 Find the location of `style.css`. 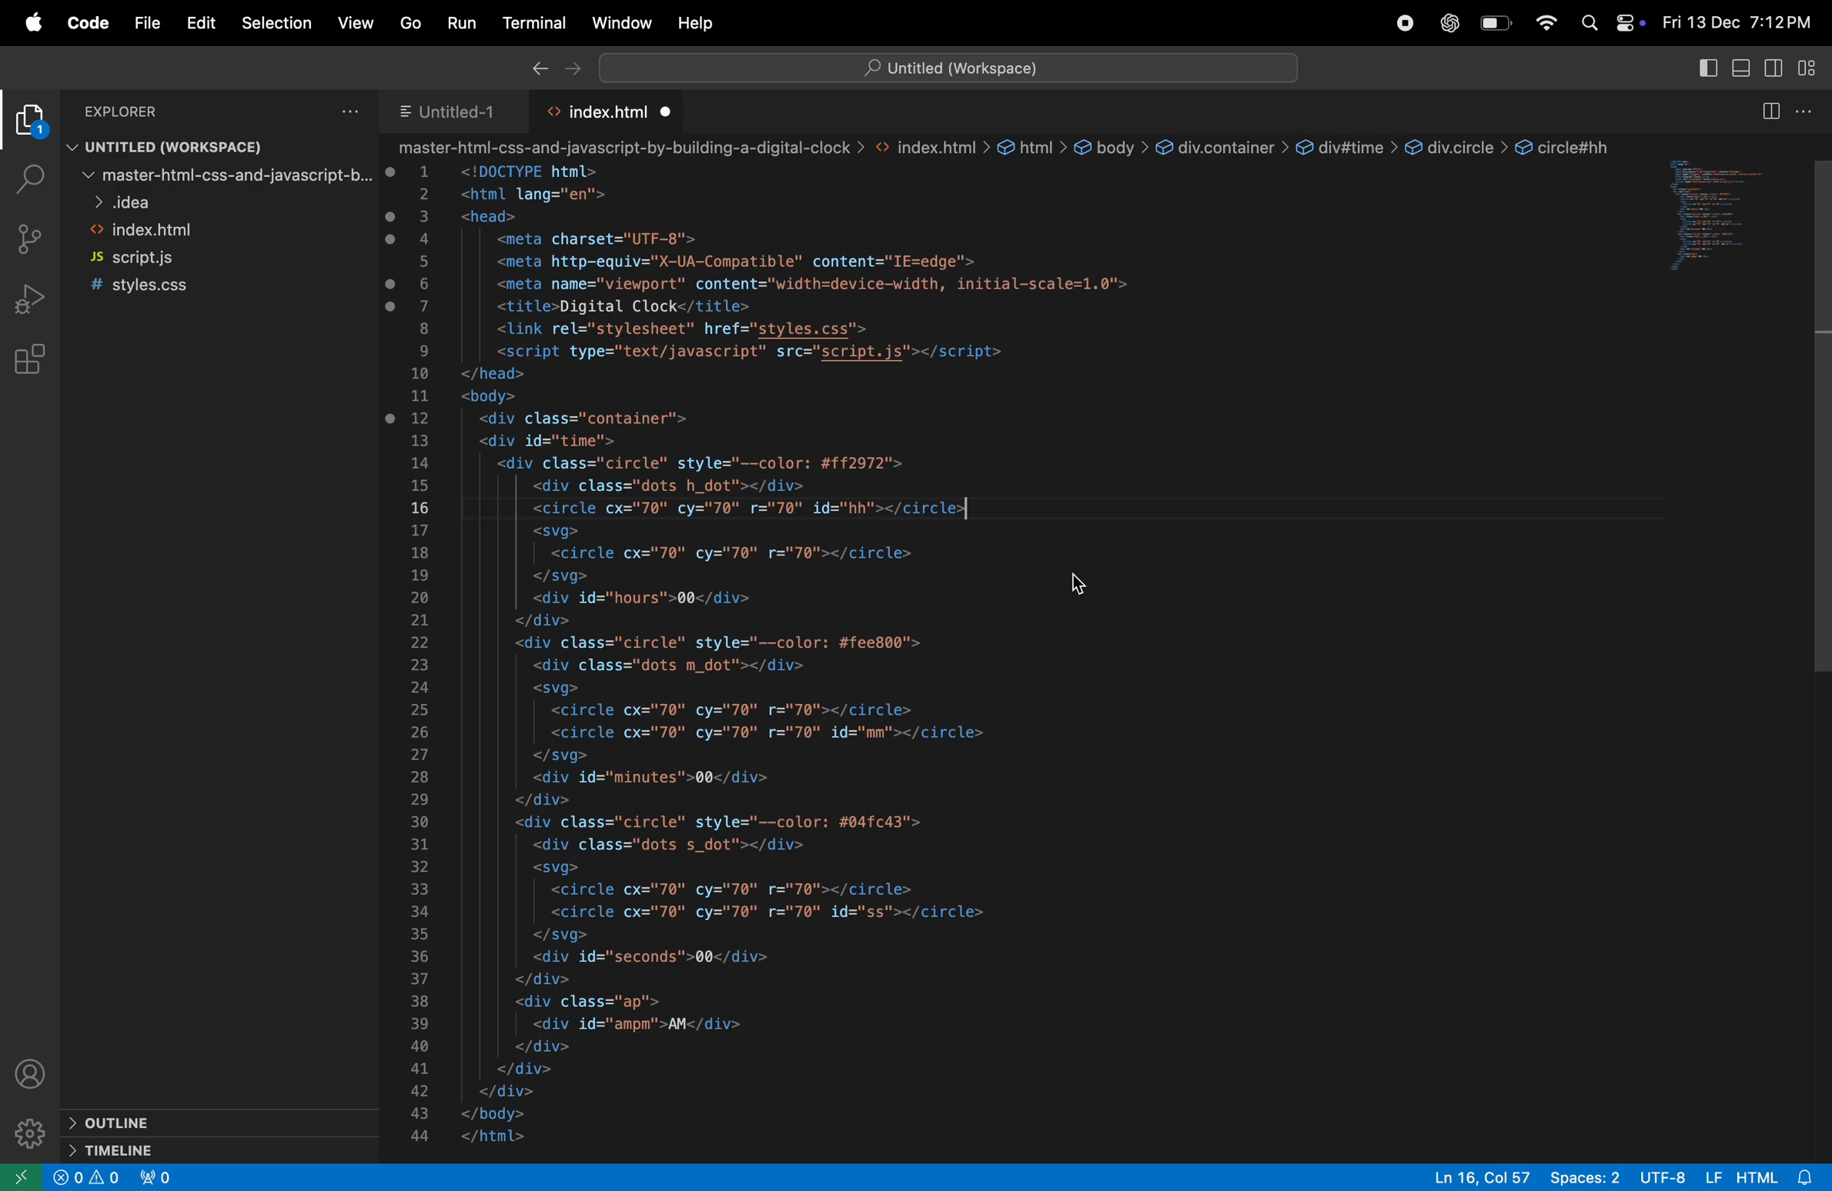

style.css is located at coordinates (199, 284).